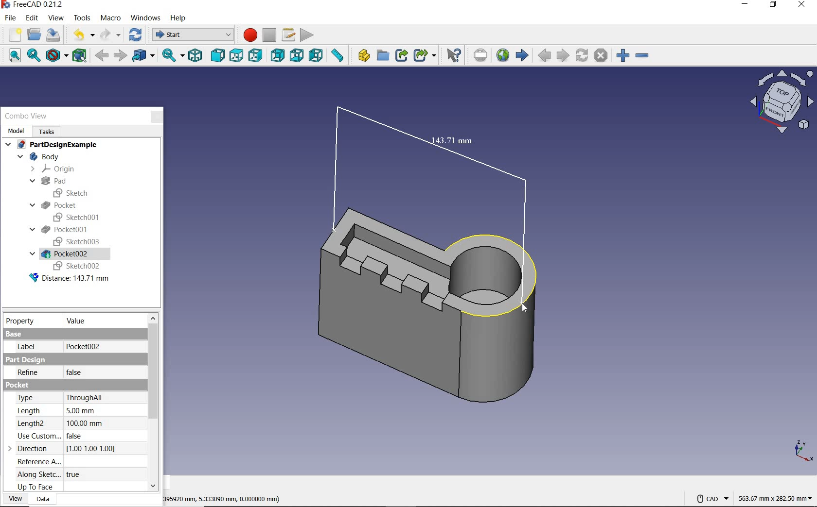 This screenshot has width=817, height=507. Describe the element at coordinates (528, 310) in the screenshot. I see `cursor ` at that location.